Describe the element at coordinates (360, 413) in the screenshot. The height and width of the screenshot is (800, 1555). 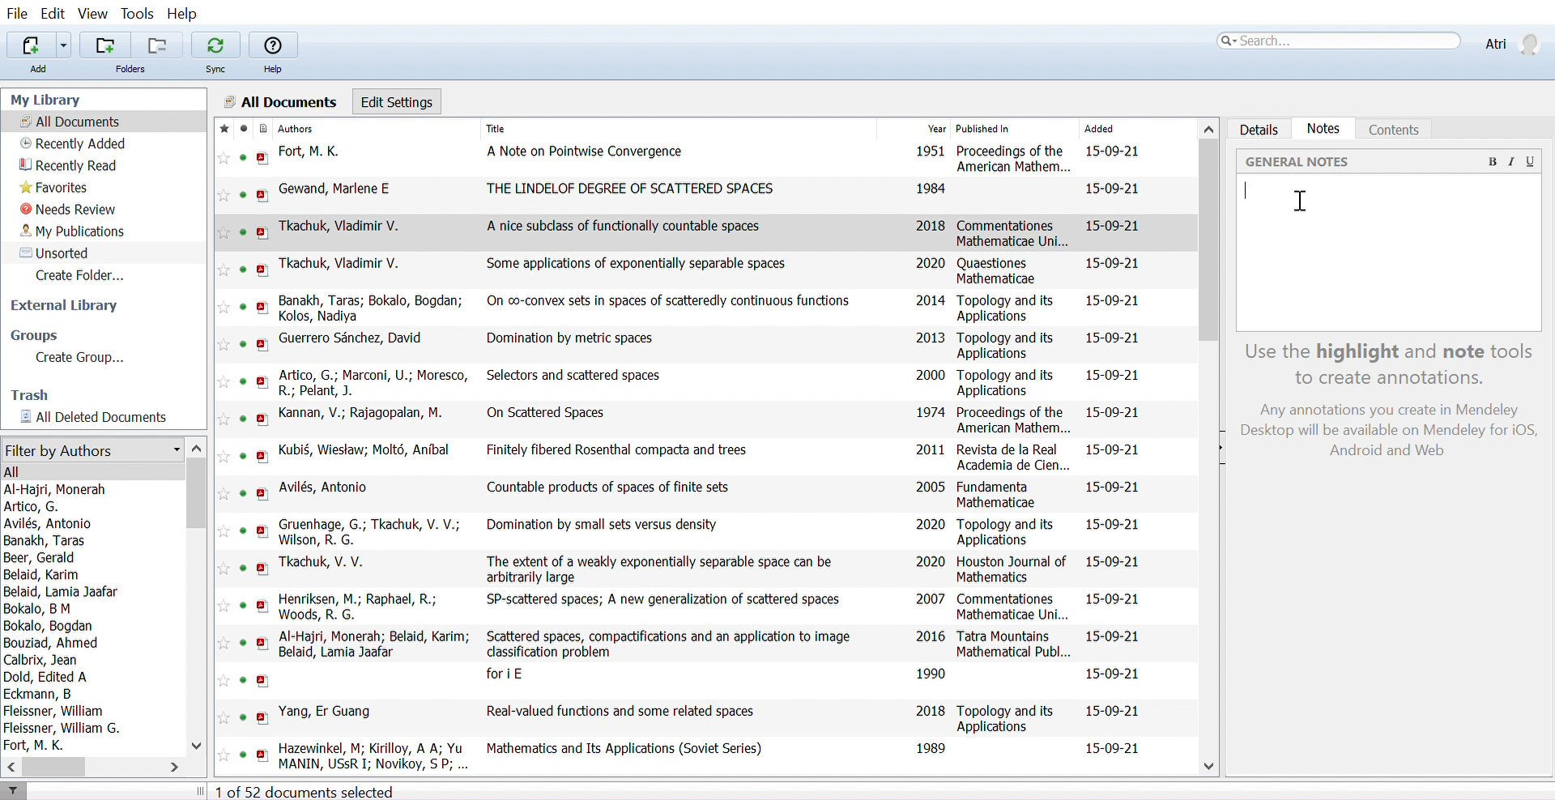
I see `Kannan, V.; Rajagopalan, M.` at that location.